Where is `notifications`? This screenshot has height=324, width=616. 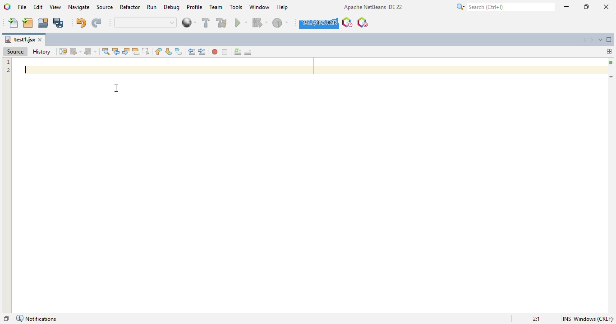
notifications is located at coordinates (37, 319).